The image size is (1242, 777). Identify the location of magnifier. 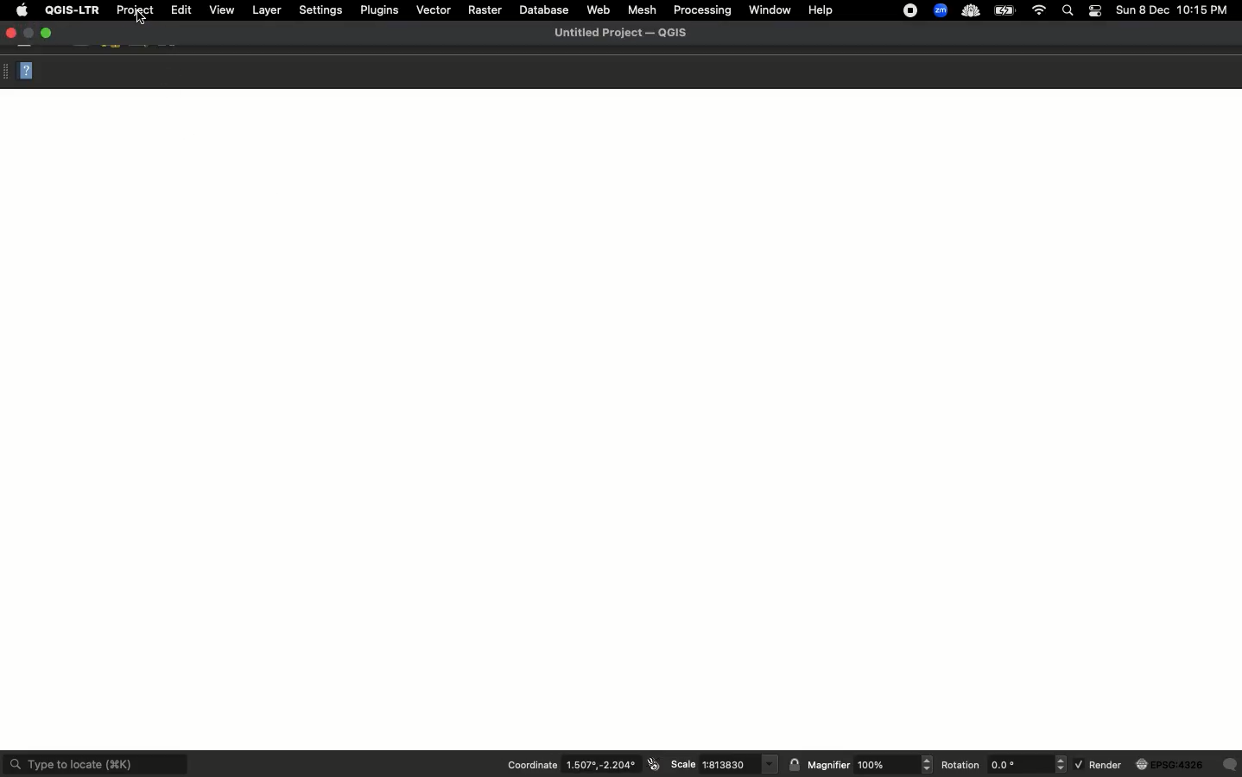
(895, 765).